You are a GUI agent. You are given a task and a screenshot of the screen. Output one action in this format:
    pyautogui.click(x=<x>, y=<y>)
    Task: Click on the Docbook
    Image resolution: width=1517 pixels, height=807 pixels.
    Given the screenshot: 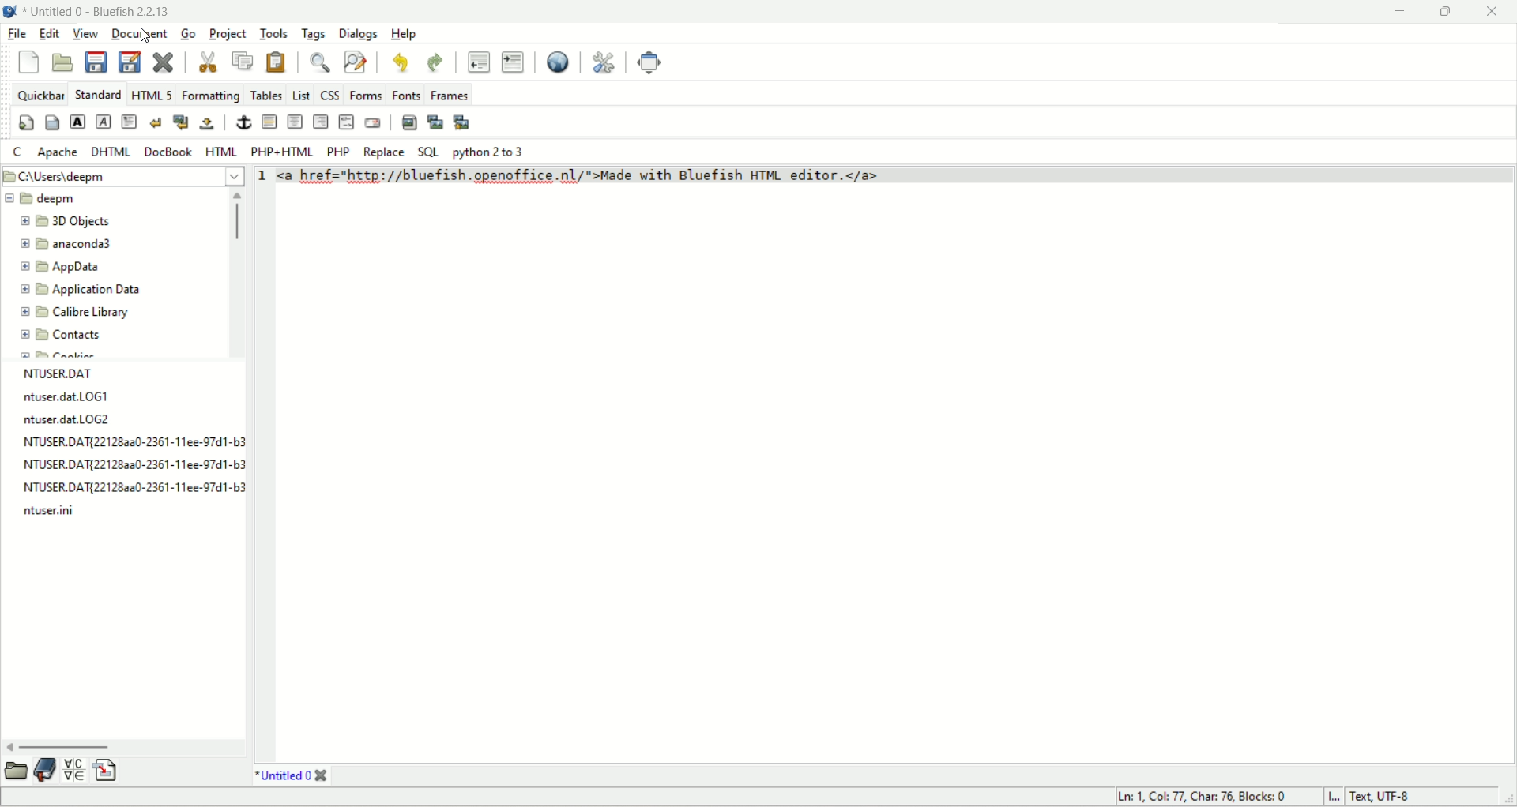 What is the action you would take?
    pyautogui.click(x=168, y=152)
    